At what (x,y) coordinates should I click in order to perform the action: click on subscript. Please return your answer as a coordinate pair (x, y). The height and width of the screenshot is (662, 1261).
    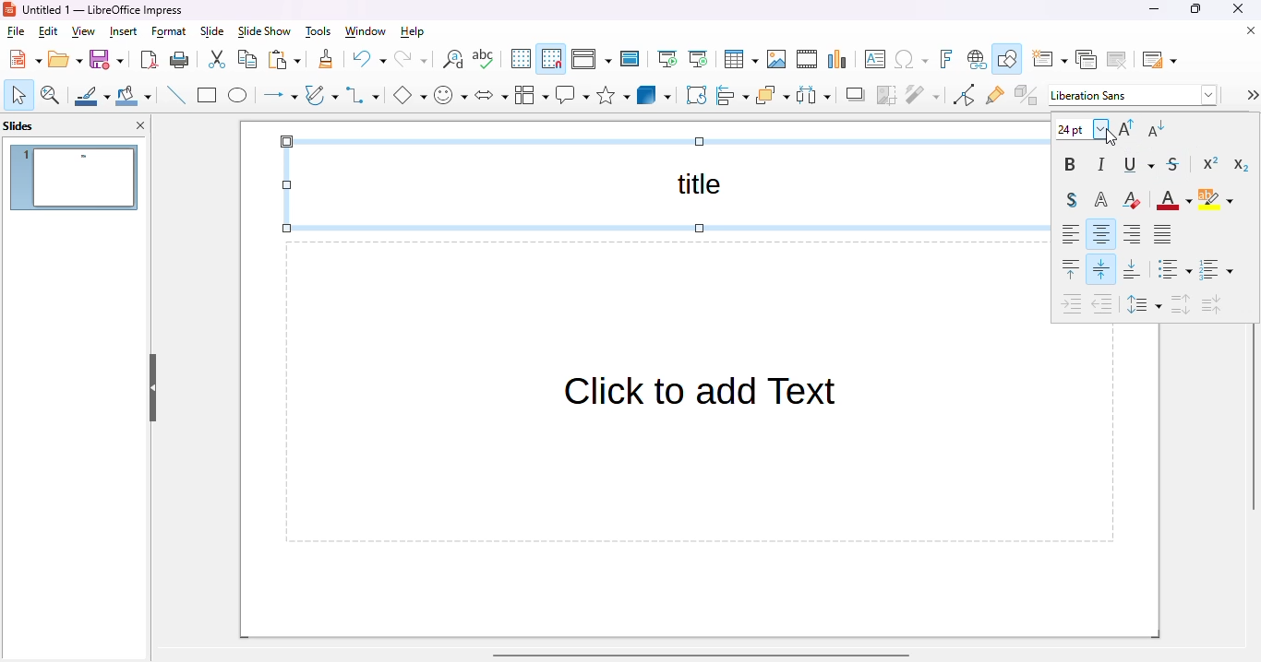
    Looking at the image, I should click on (1241, 164).